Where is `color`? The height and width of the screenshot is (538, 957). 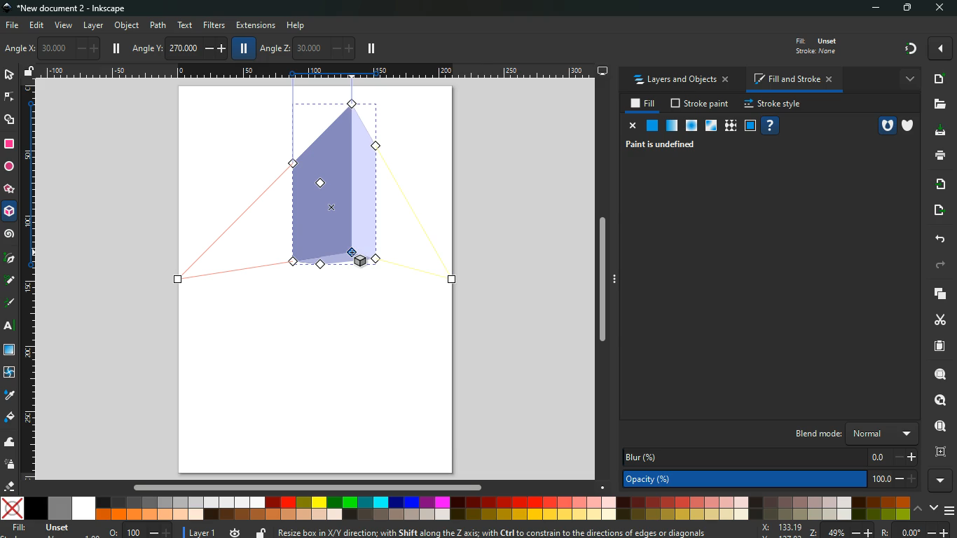 color is located at coordinates (456, 508).